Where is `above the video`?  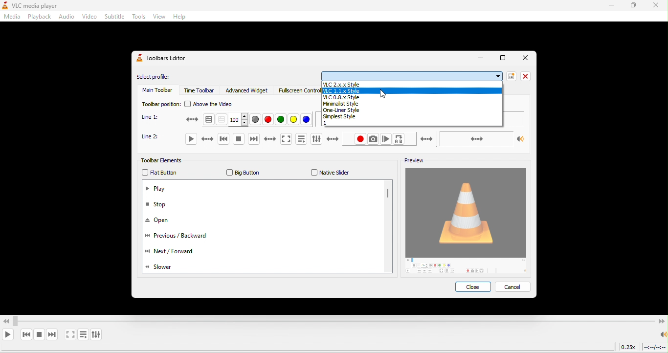
above the video is located at coordinates (212, 104).